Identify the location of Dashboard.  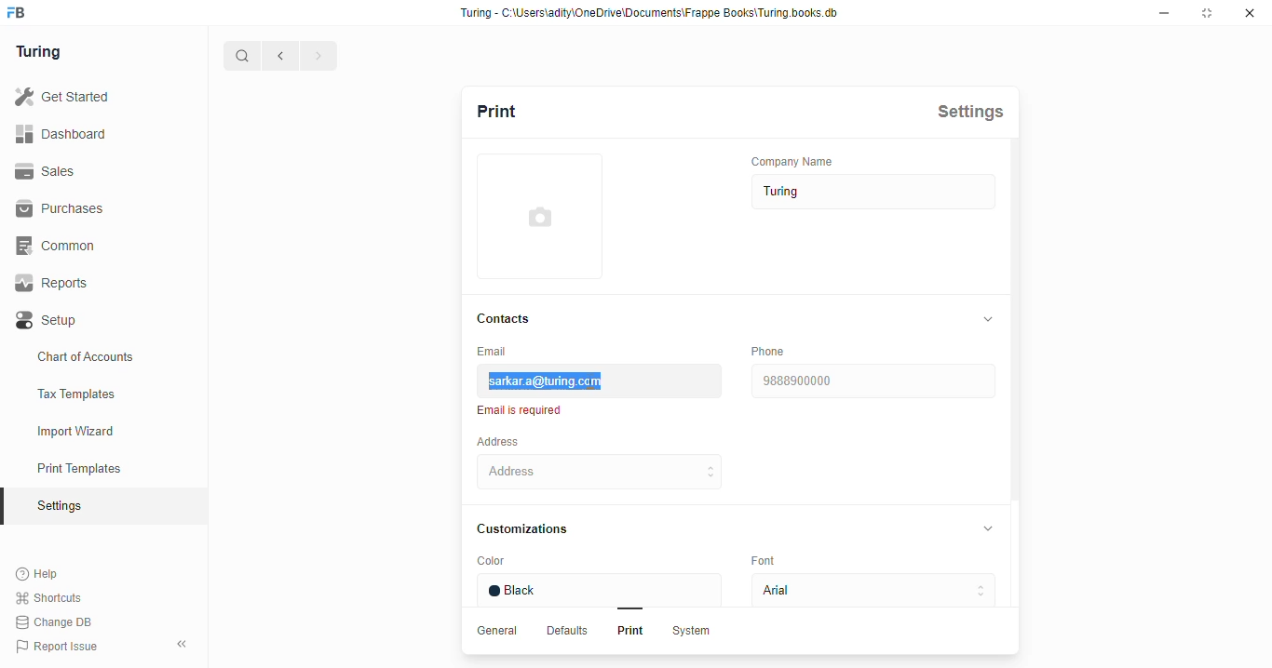
(66, 133).